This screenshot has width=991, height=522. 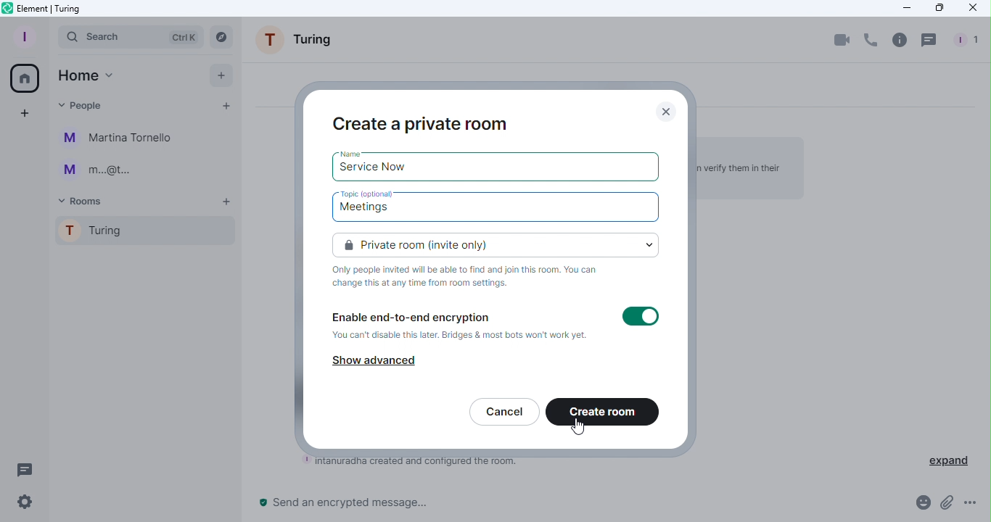 What do you see at coordinates (140, 233) in the screenshot?
I see `Turing` at bounding box center [140, 233].